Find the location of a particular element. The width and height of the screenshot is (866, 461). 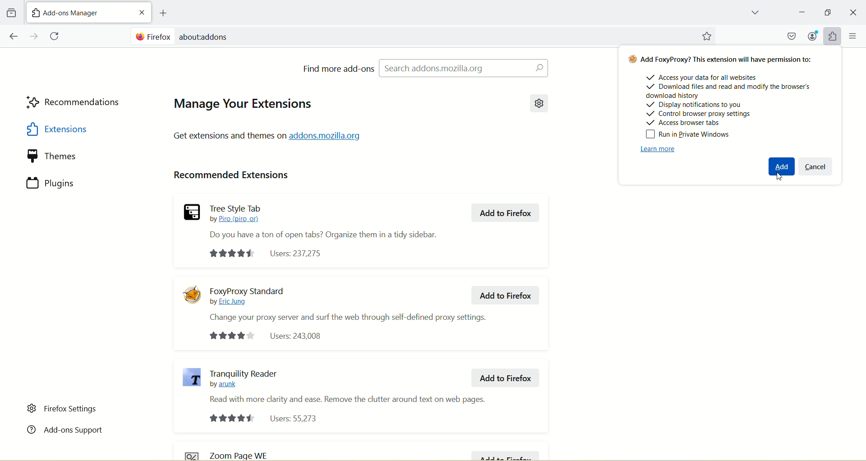

Drop down box is located at coordinates (755, 14).